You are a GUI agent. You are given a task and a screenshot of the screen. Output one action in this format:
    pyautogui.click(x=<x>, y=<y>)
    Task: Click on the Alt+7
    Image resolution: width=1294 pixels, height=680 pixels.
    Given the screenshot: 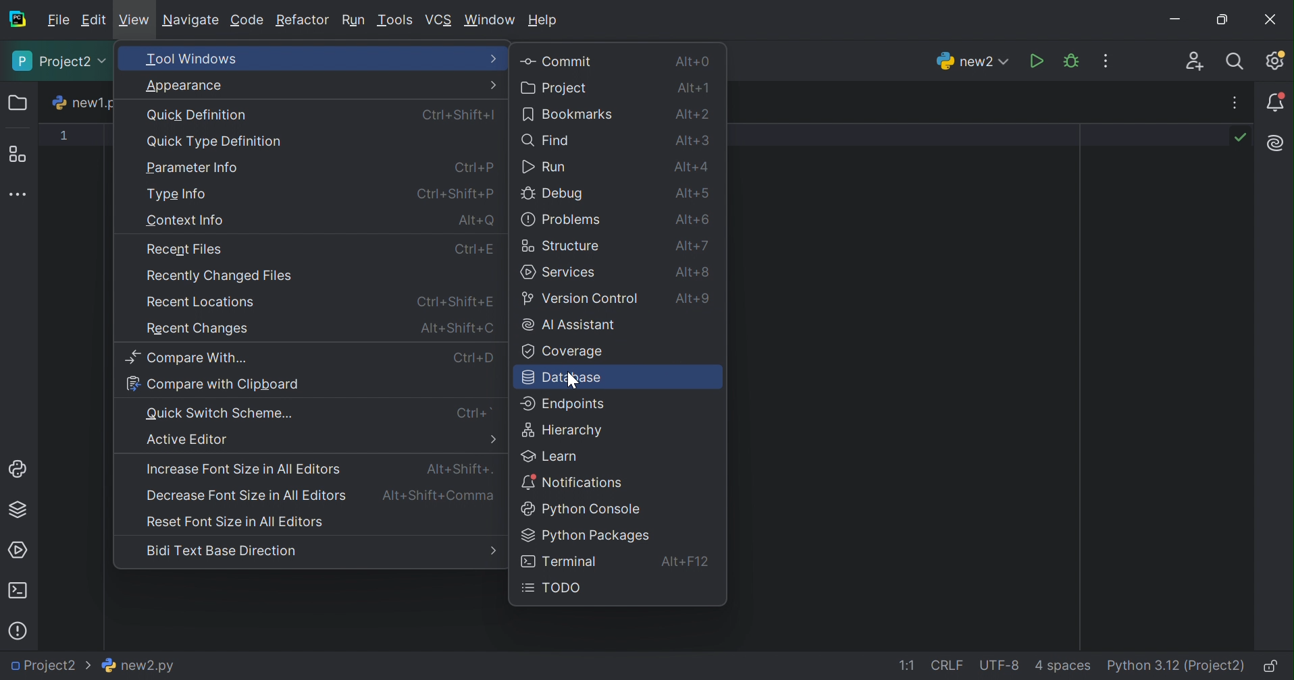 What is the action you would take?
    pyautogui.click(x=690, y=246)
    